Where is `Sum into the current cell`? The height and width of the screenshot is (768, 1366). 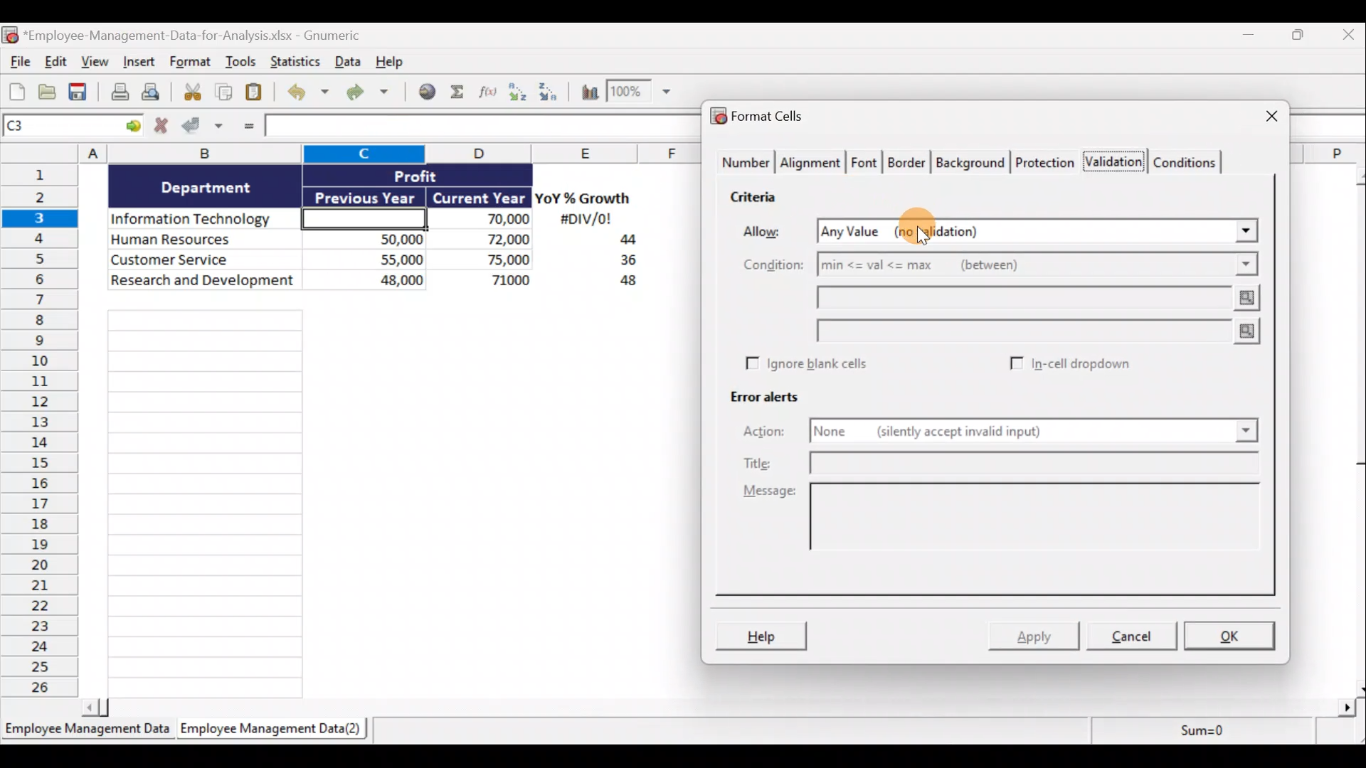 Sum into the current cell is located at coordinates (459, 93).